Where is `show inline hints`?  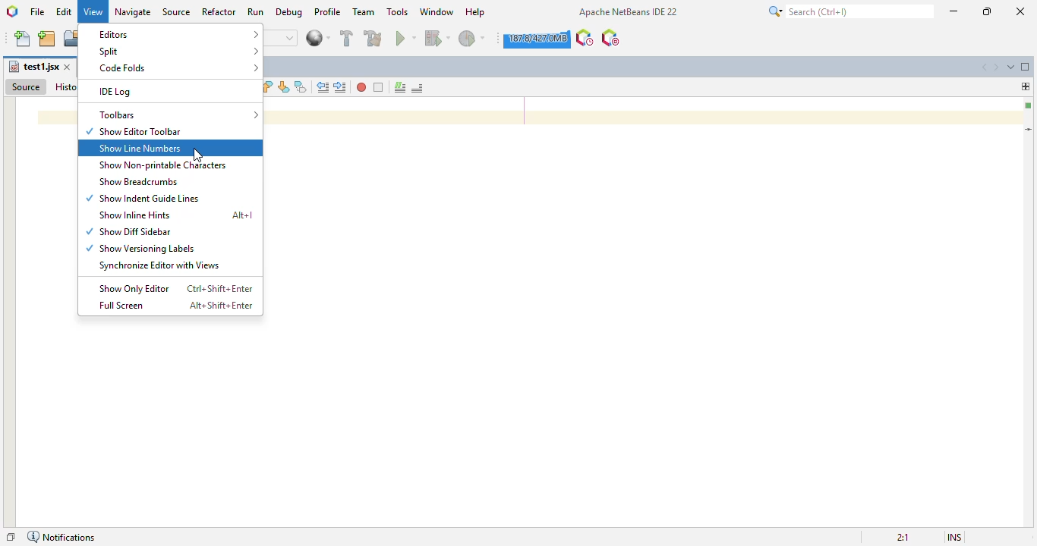
show inline hints is located at coordinates (131, 215).